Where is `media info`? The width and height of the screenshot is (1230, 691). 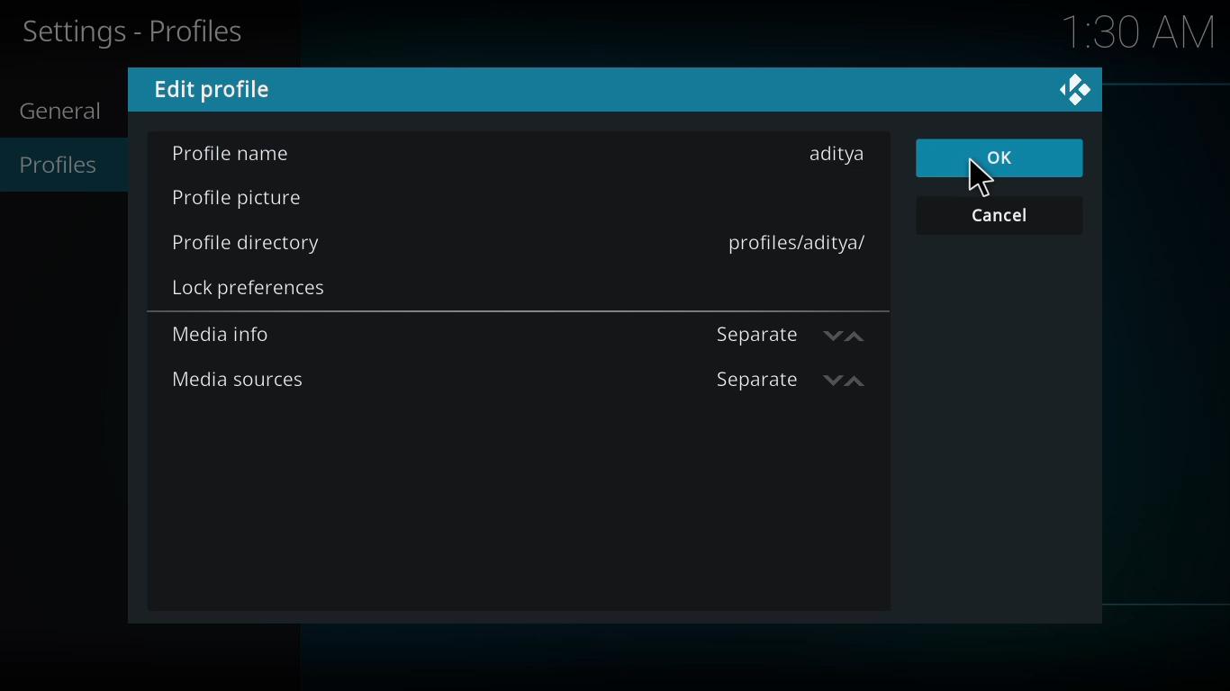
media info is located at coordinates (230, 333).